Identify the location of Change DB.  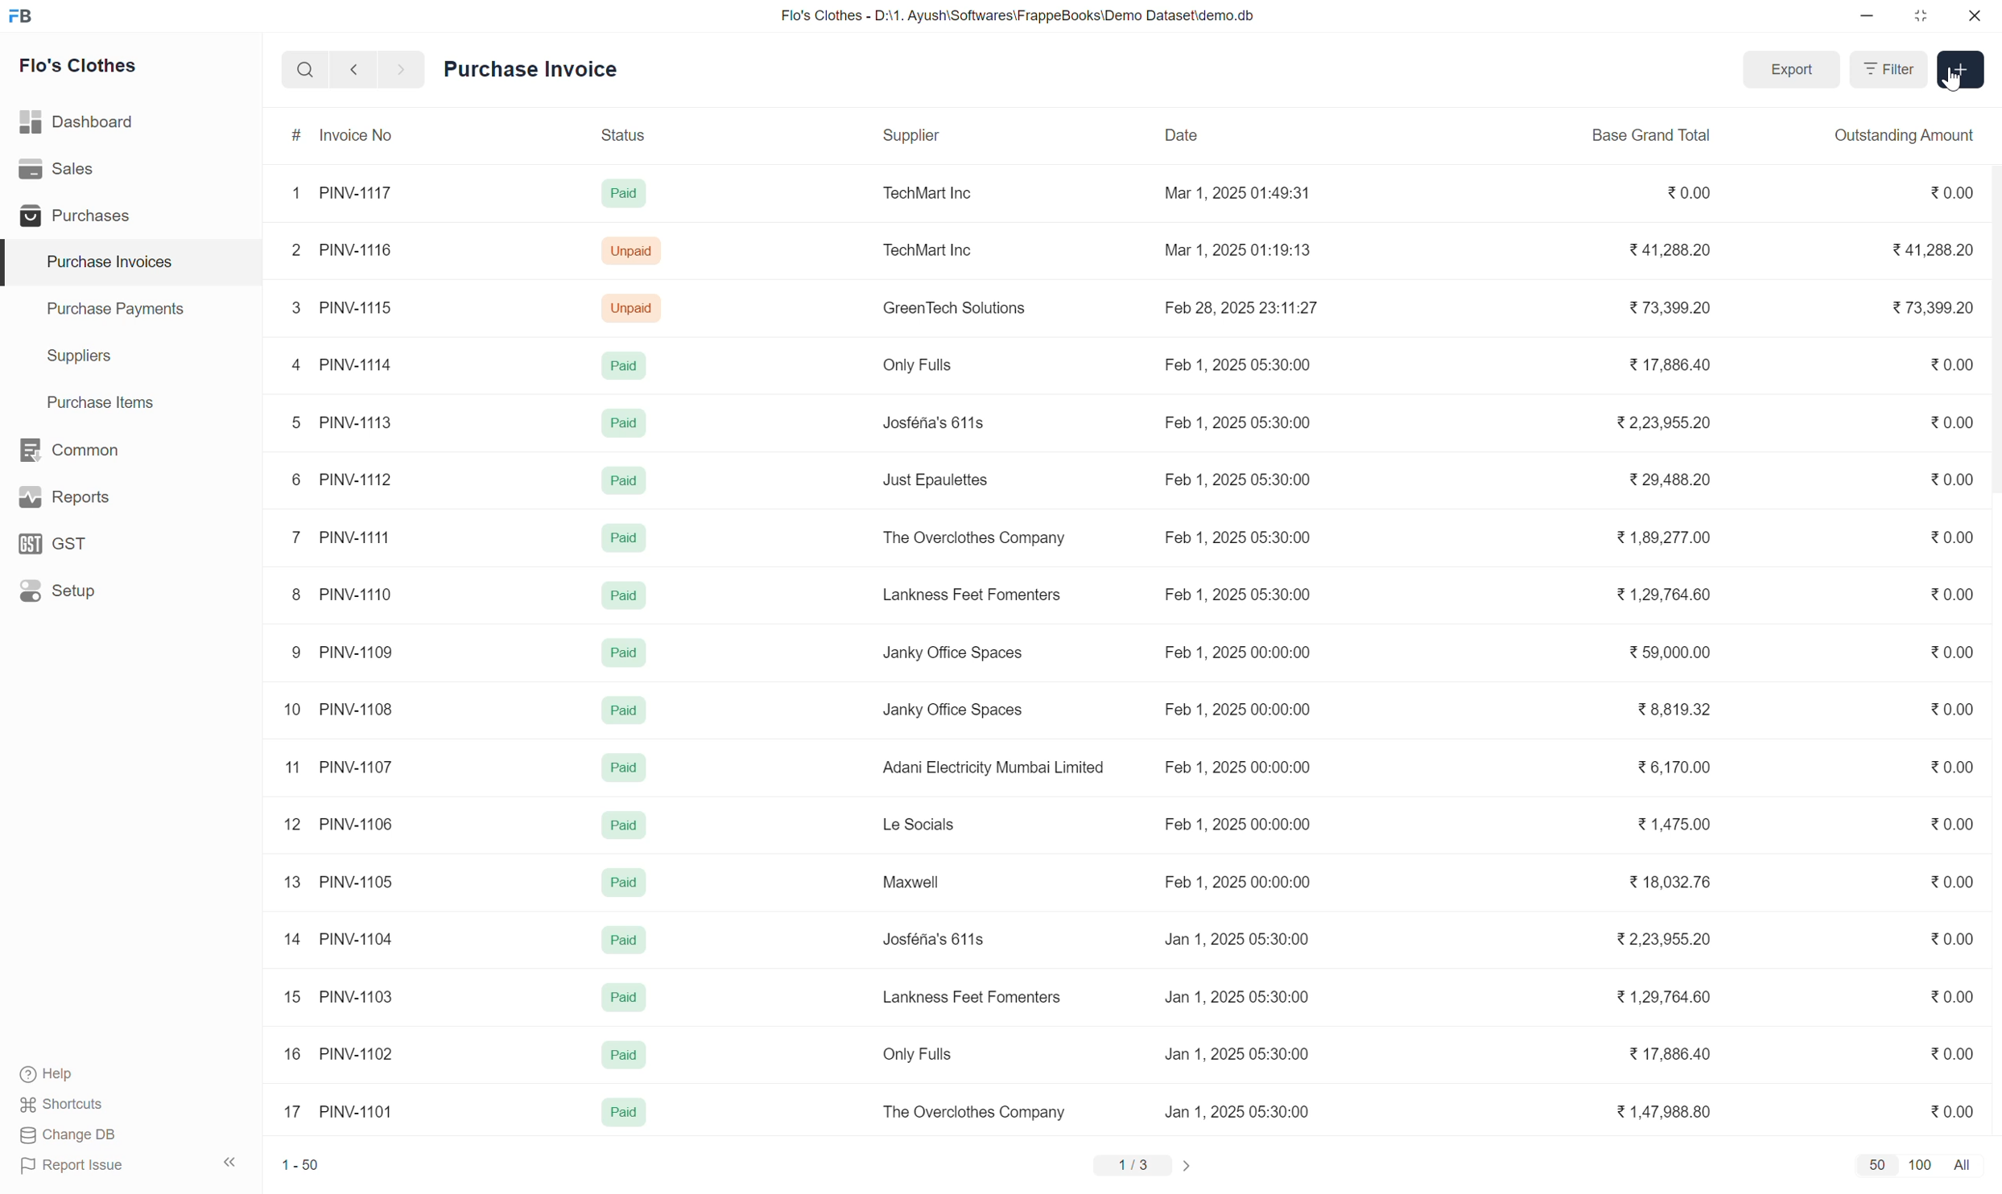
(69, 1134).